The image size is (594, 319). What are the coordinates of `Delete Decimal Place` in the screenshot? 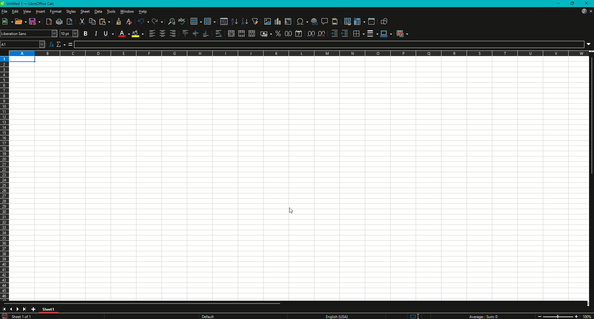 It's located at (322, 33).